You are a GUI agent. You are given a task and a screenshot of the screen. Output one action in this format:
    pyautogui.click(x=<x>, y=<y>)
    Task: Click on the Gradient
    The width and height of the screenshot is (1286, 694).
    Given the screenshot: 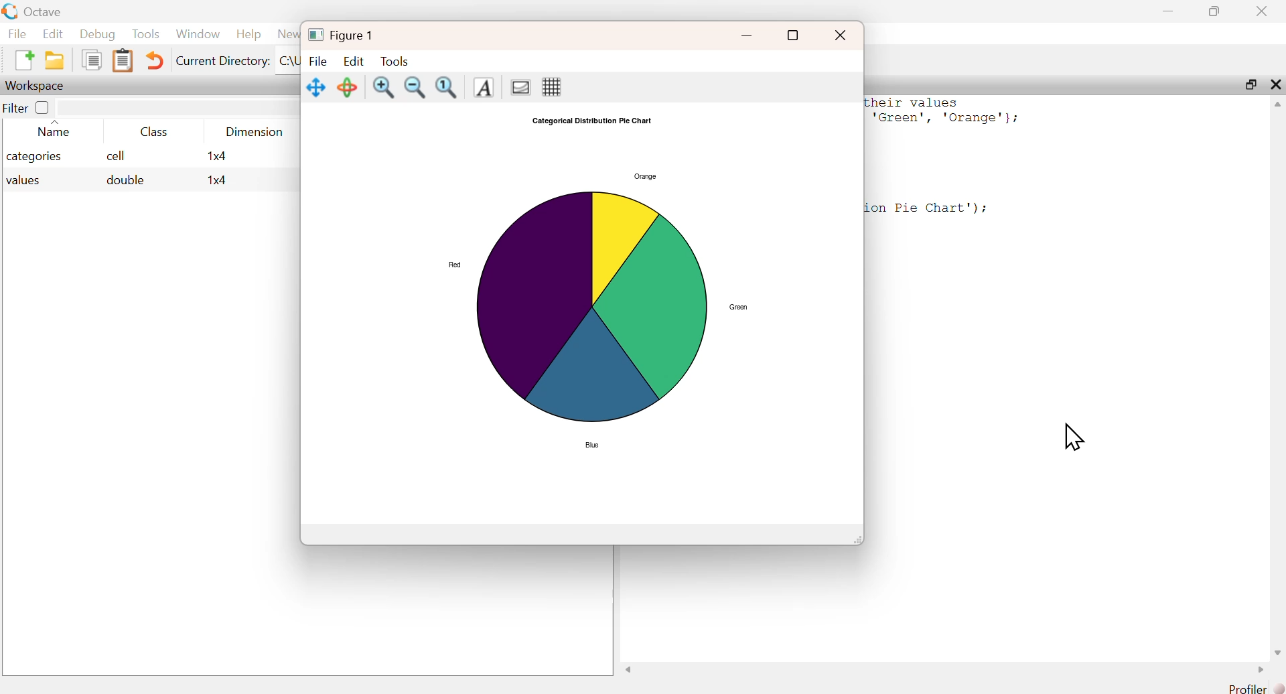 What is the action you would take?
    pyautogui.click(x=520, y=88)
    